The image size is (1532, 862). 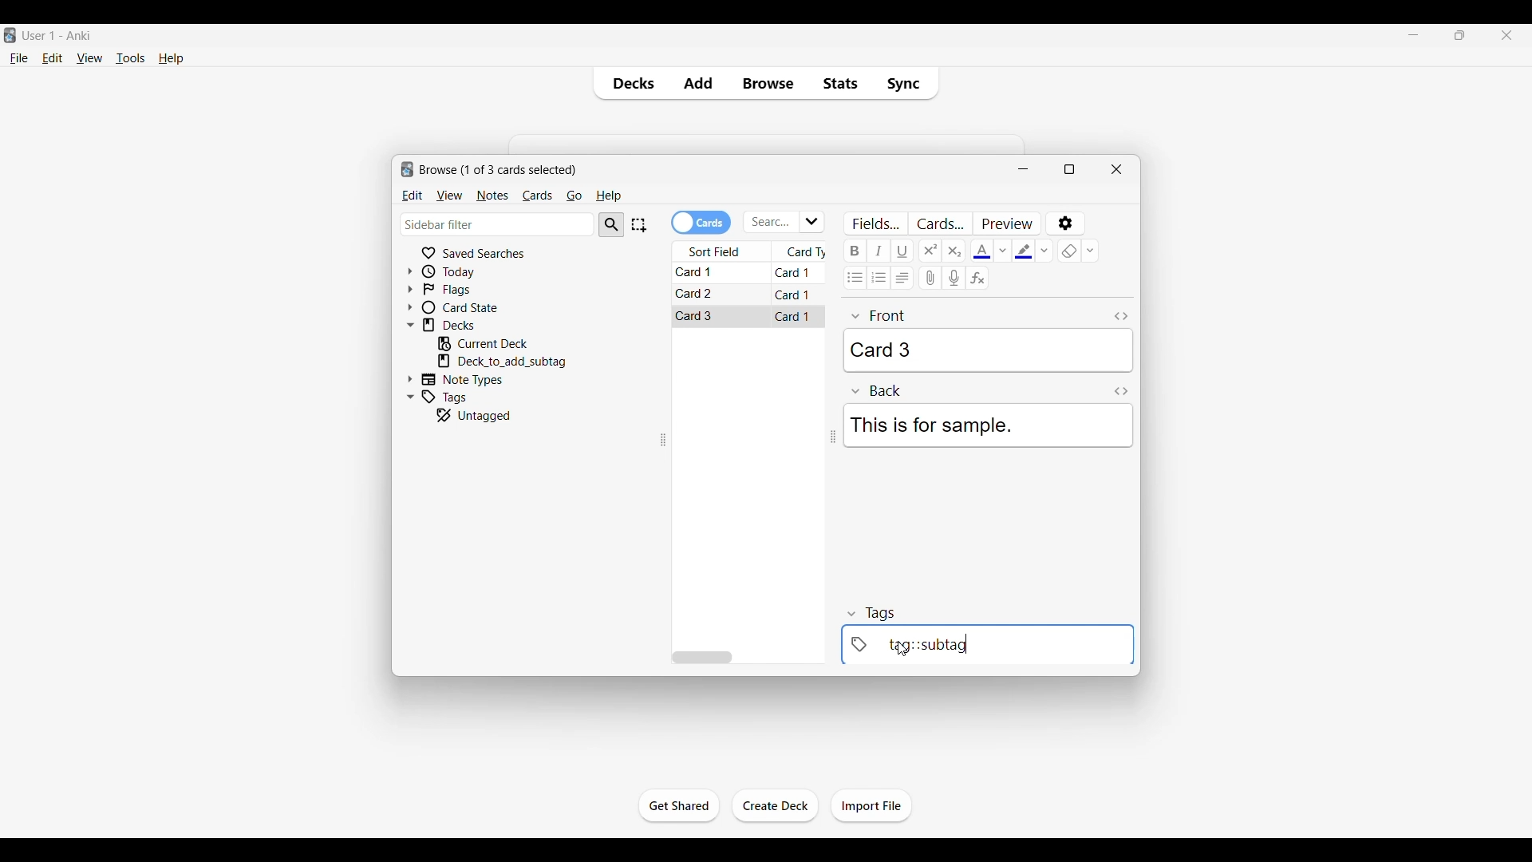 I want to click on Help menu, so click(x=171, y=58).